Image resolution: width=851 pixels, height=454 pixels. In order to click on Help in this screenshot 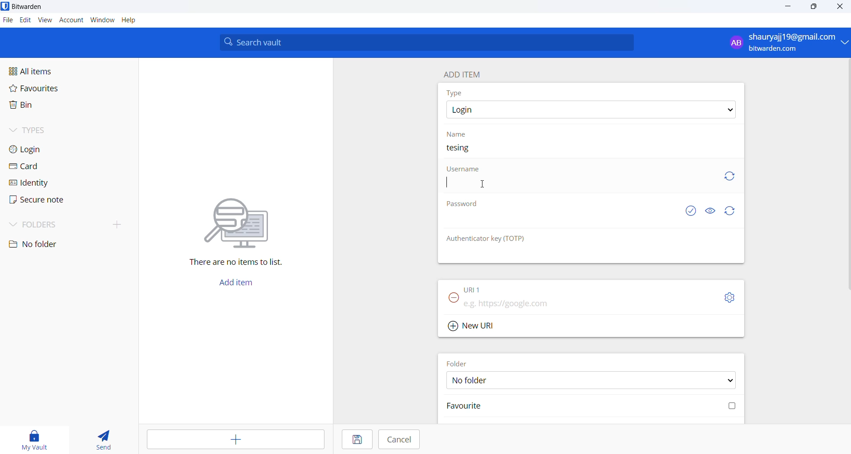, I will do `click(134, 21)`.